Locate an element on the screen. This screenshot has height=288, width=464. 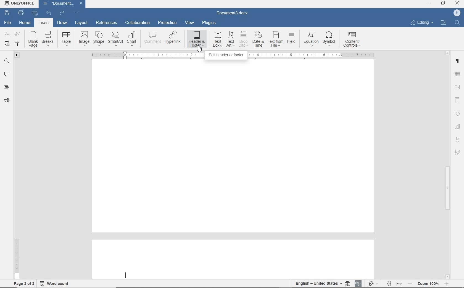
HOME is located at coordinates (25, 23).